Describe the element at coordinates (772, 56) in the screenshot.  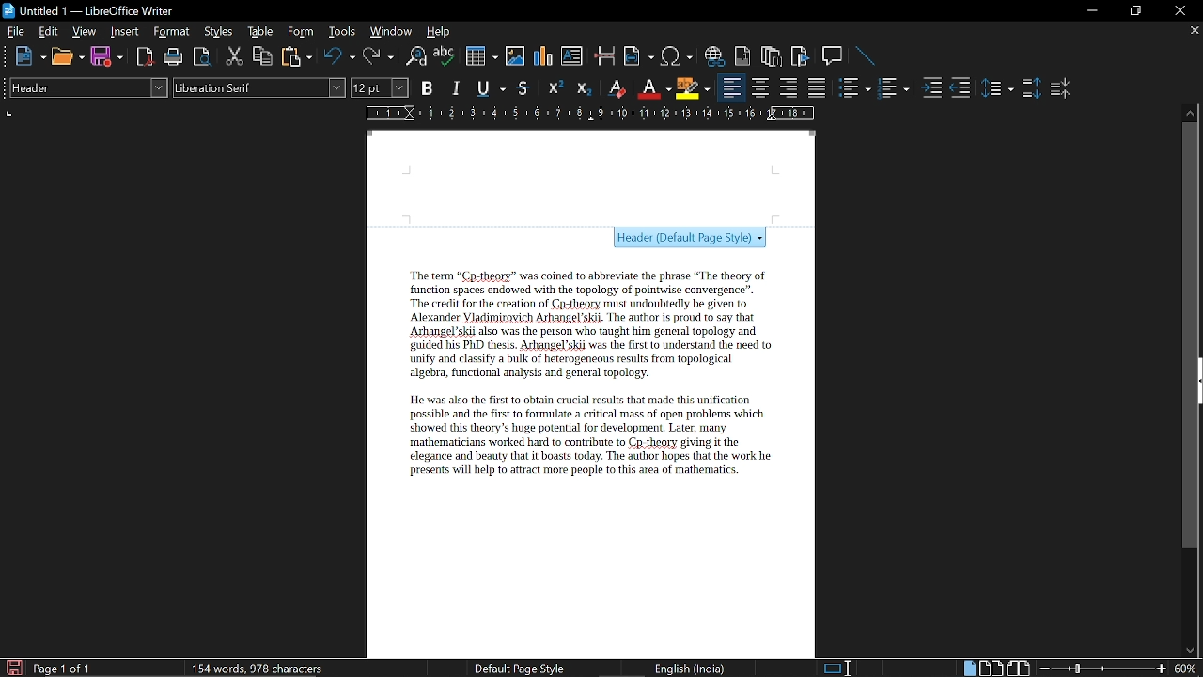
I see `Insert footnote` at that location.